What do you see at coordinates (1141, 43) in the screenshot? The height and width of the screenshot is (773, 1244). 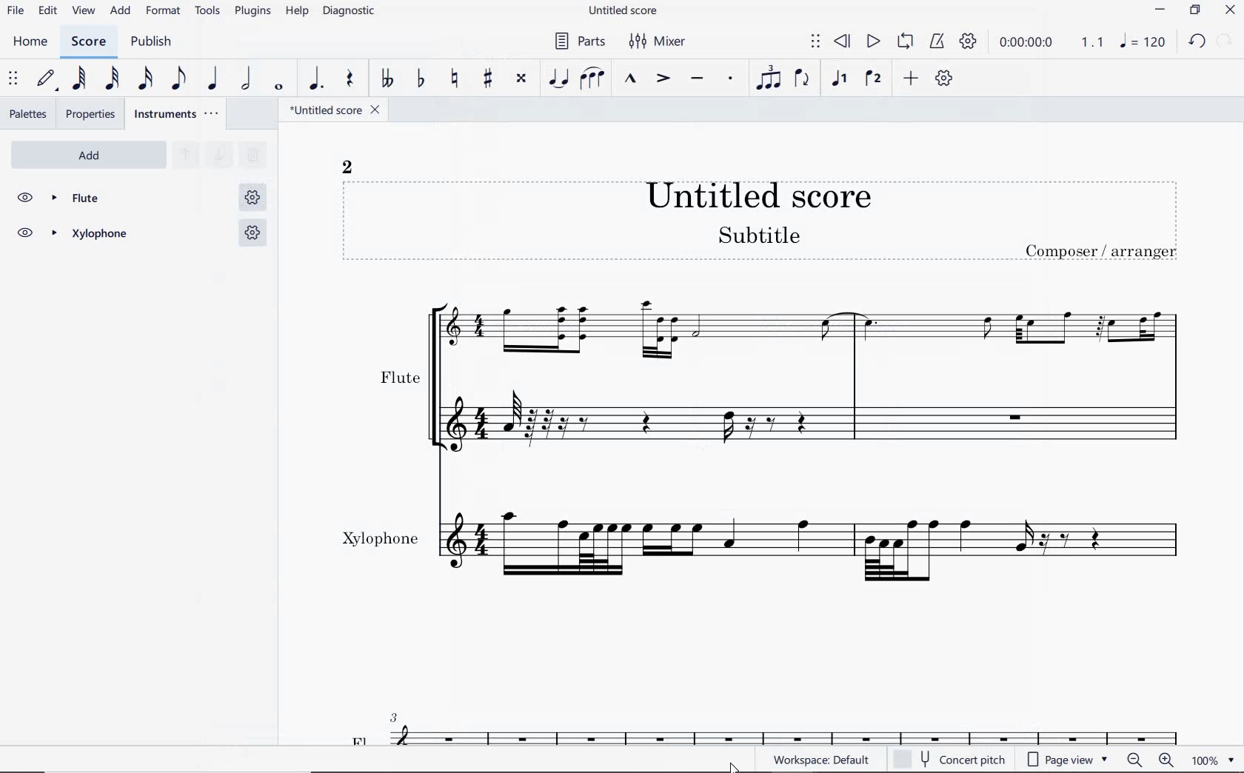 I see `NOTE` at bounding box center [1141, 43].